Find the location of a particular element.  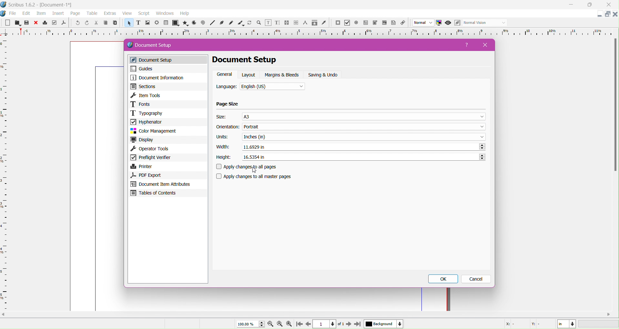

copy is located at coordinates (105, 23).